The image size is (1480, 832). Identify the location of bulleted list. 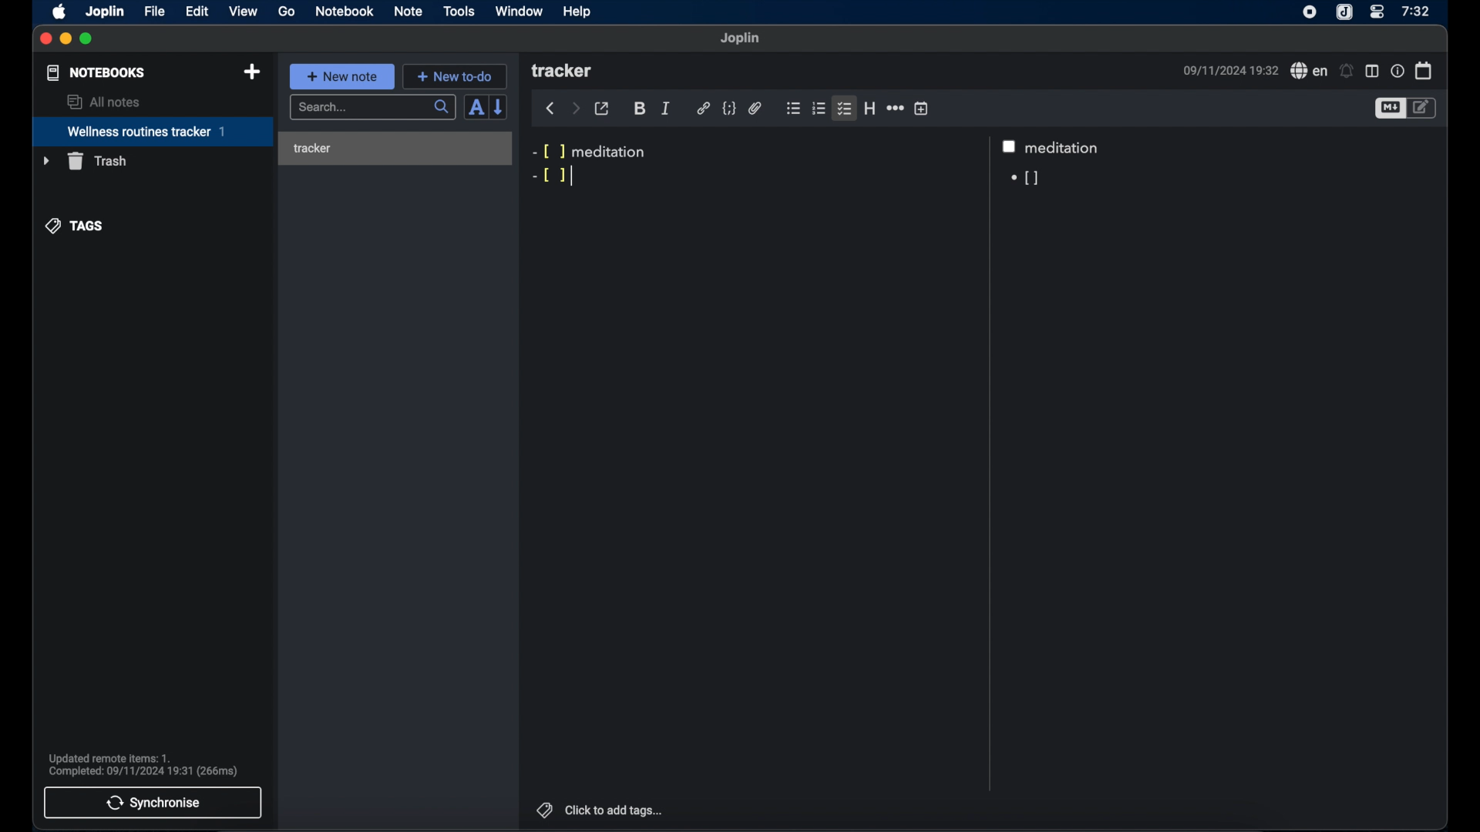
(793, 109).